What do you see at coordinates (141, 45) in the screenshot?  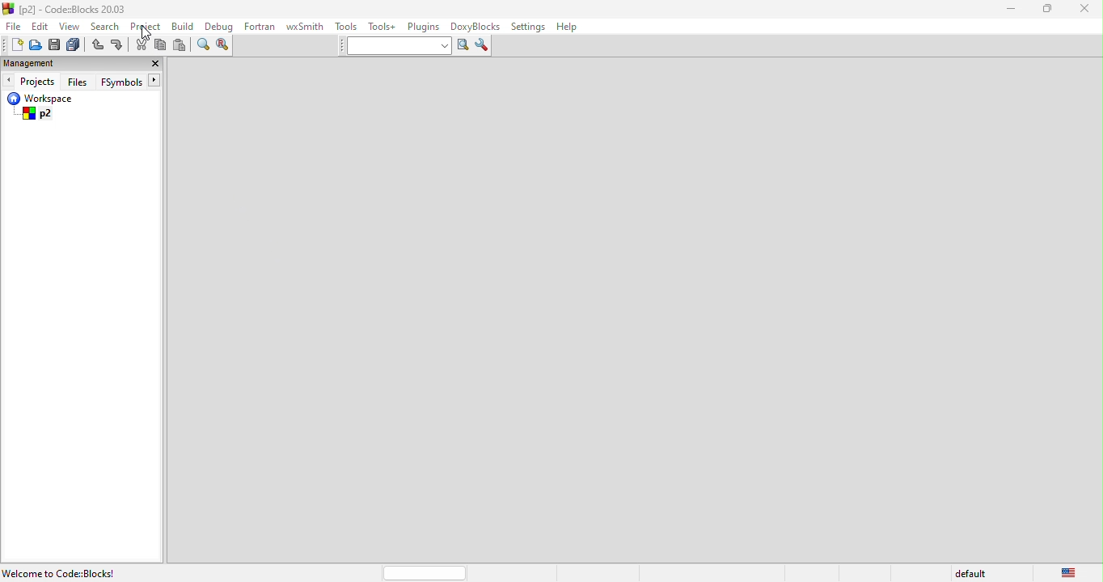 I see `cut` at bounding box center [141, 45].